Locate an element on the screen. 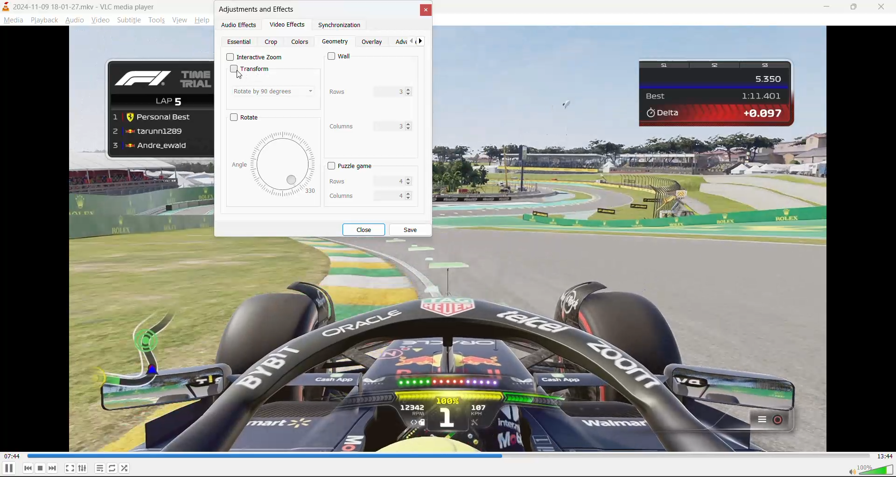 Image resolution: width=896 pixels, height=477 pixels. Decrease is located at coordinates (410, 95).